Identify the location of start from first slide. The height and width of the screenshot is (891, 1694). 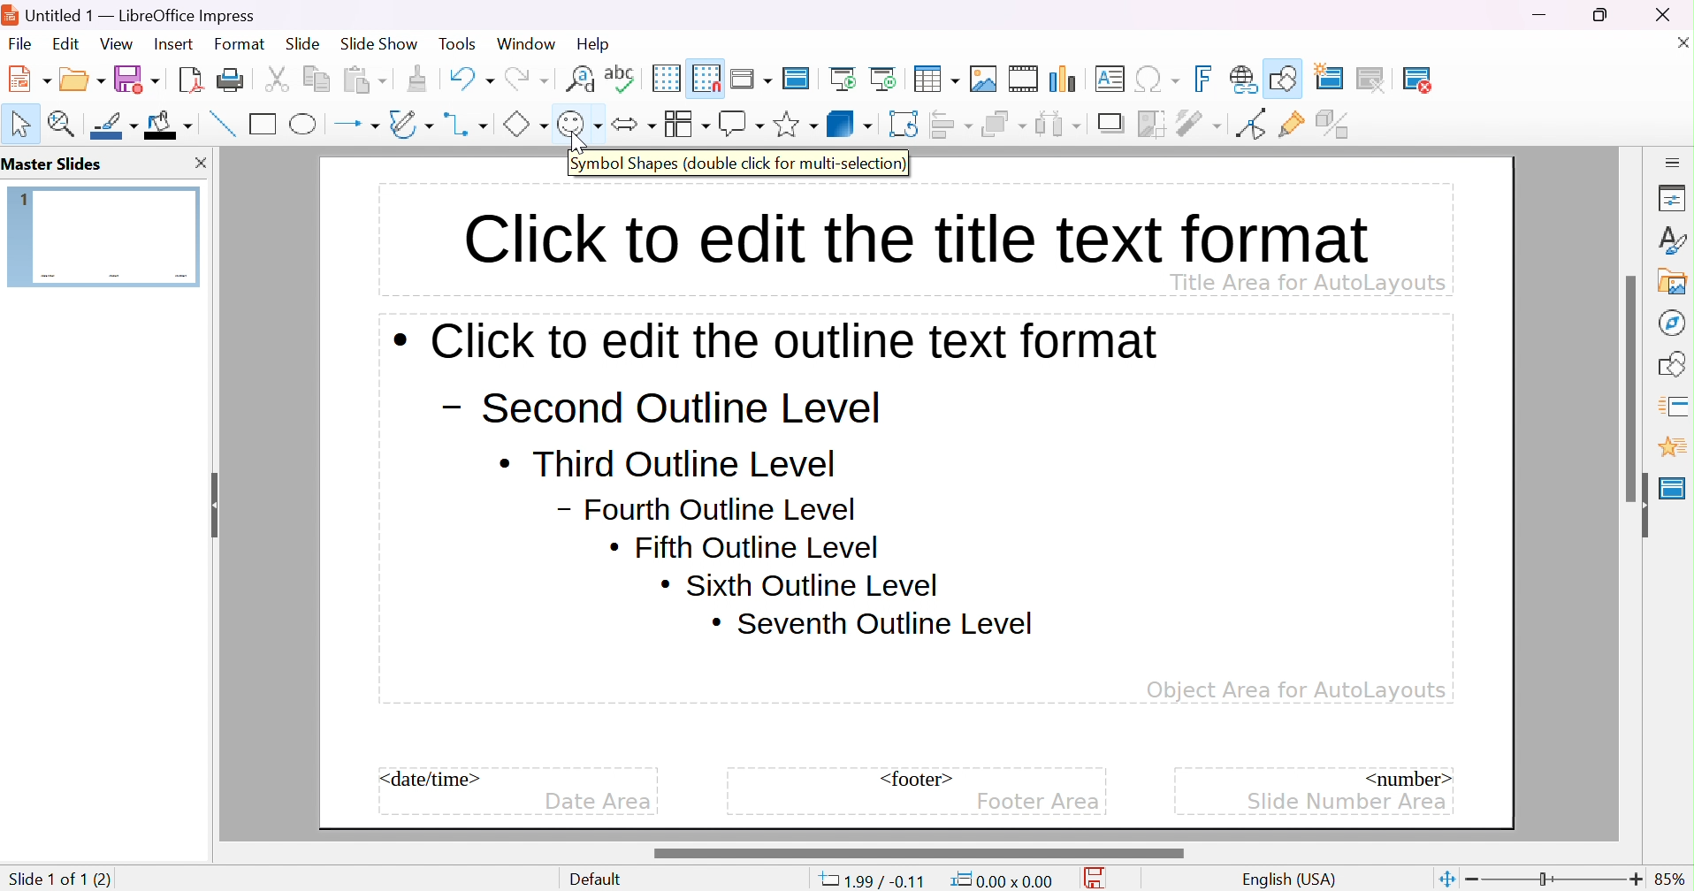
(845, 78).